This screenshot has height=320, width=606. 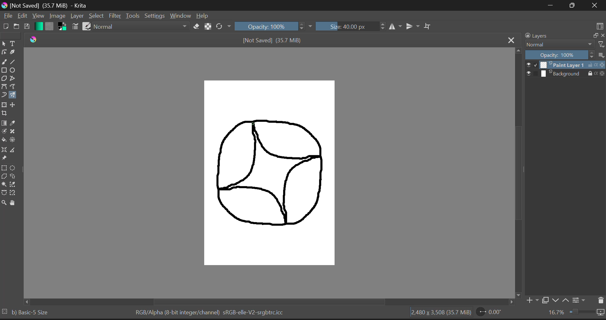 What do you see at coordinates (31, 313) in the screenshot?
I see `b) Basic-5 Size` at bounding box center [31, 313].